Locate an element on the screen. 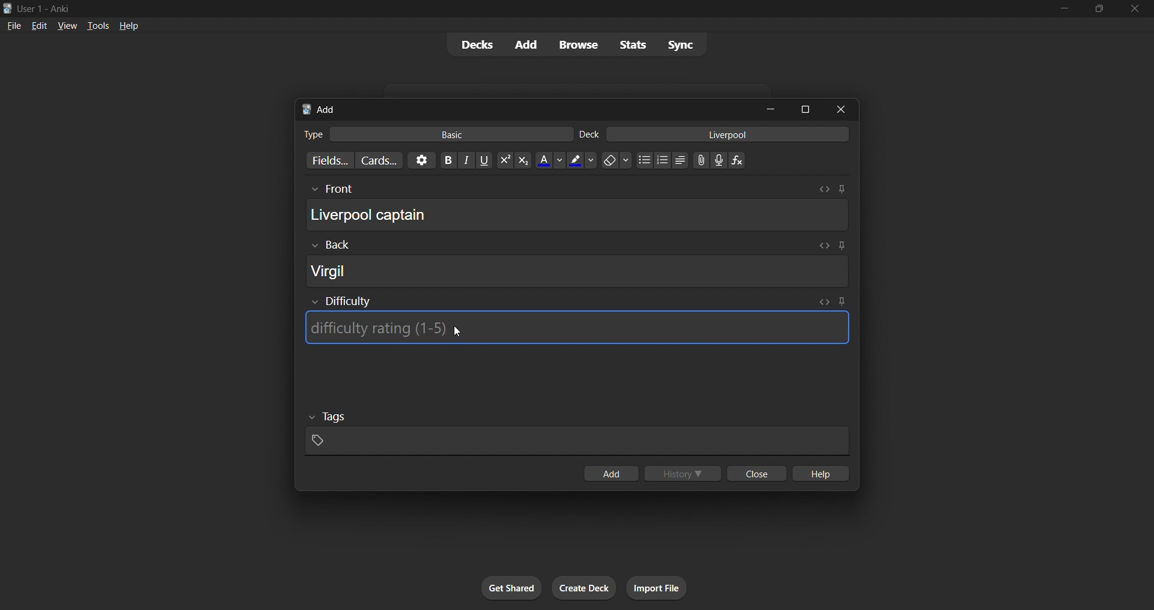  card difficulty field input box is located at coordinates (576, 327).